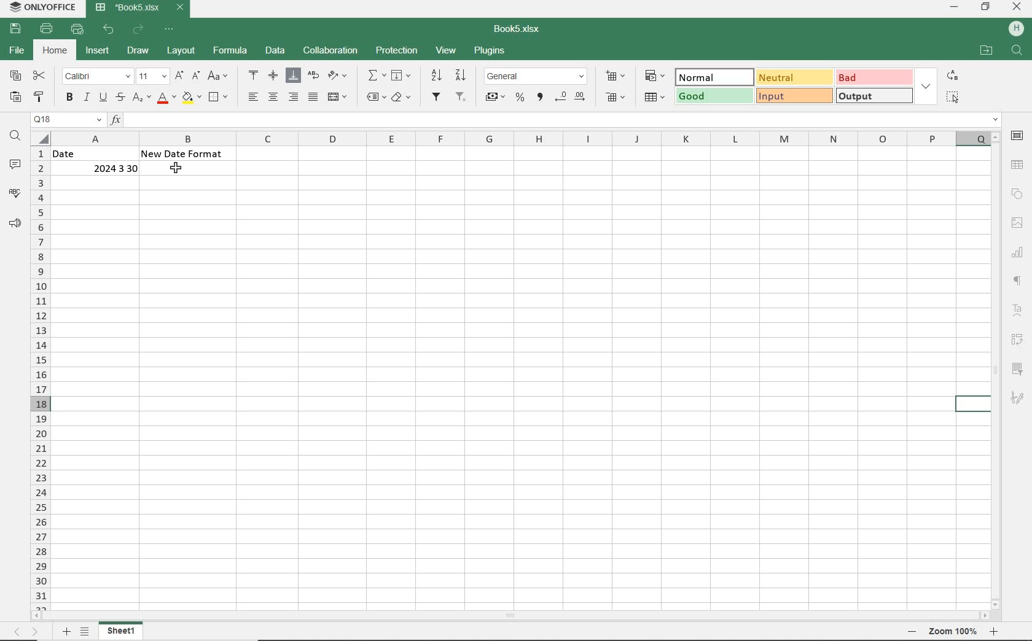 This screenshot has width=1032, height=641. Describe the element at coordinates (143, 98) in the screenshot. I see `SUBSCRIPT/SUPERSCRIPT` at that location.